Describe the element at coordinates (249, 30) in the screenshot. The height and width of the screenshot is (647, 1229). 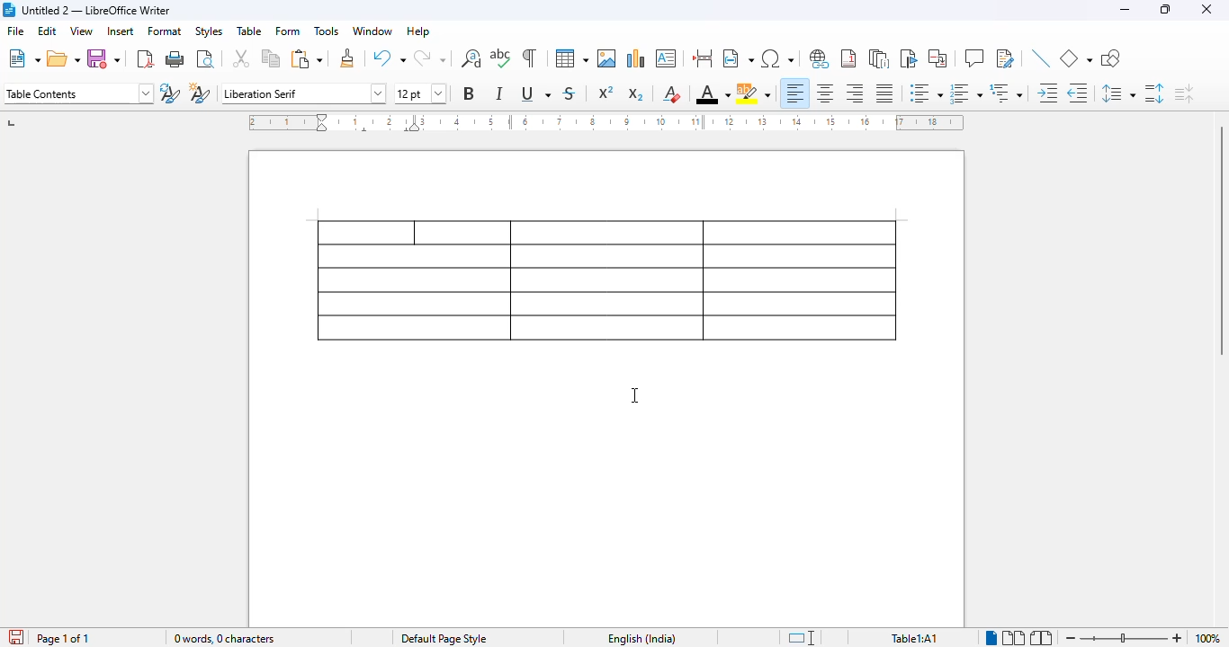
I see `table` at that location.